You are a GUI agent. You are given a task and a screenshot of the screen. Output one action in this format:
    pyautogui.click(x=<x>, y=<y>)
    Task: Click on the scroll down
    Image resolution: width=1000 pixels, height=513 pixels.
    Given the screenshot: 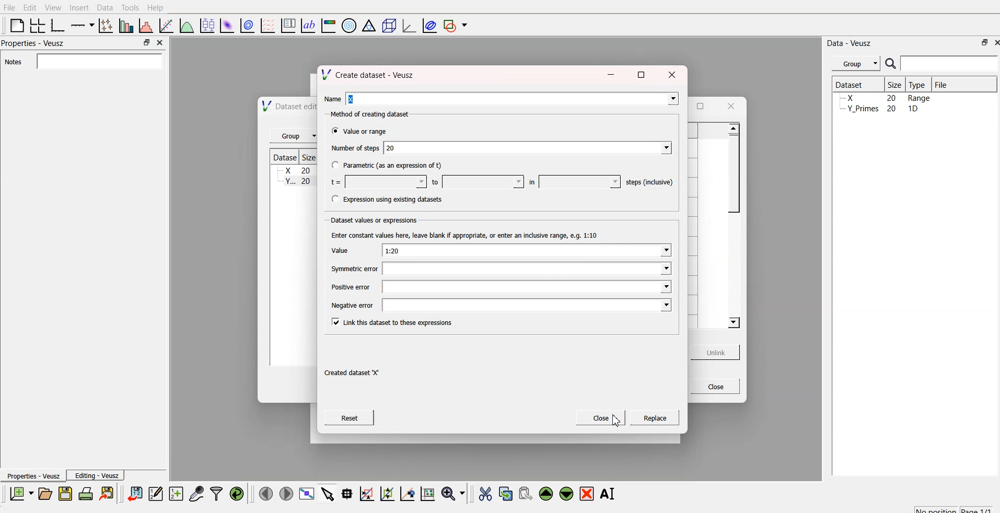 What is the action you would take?
    pyautogui.click(x=730, y=323)
    